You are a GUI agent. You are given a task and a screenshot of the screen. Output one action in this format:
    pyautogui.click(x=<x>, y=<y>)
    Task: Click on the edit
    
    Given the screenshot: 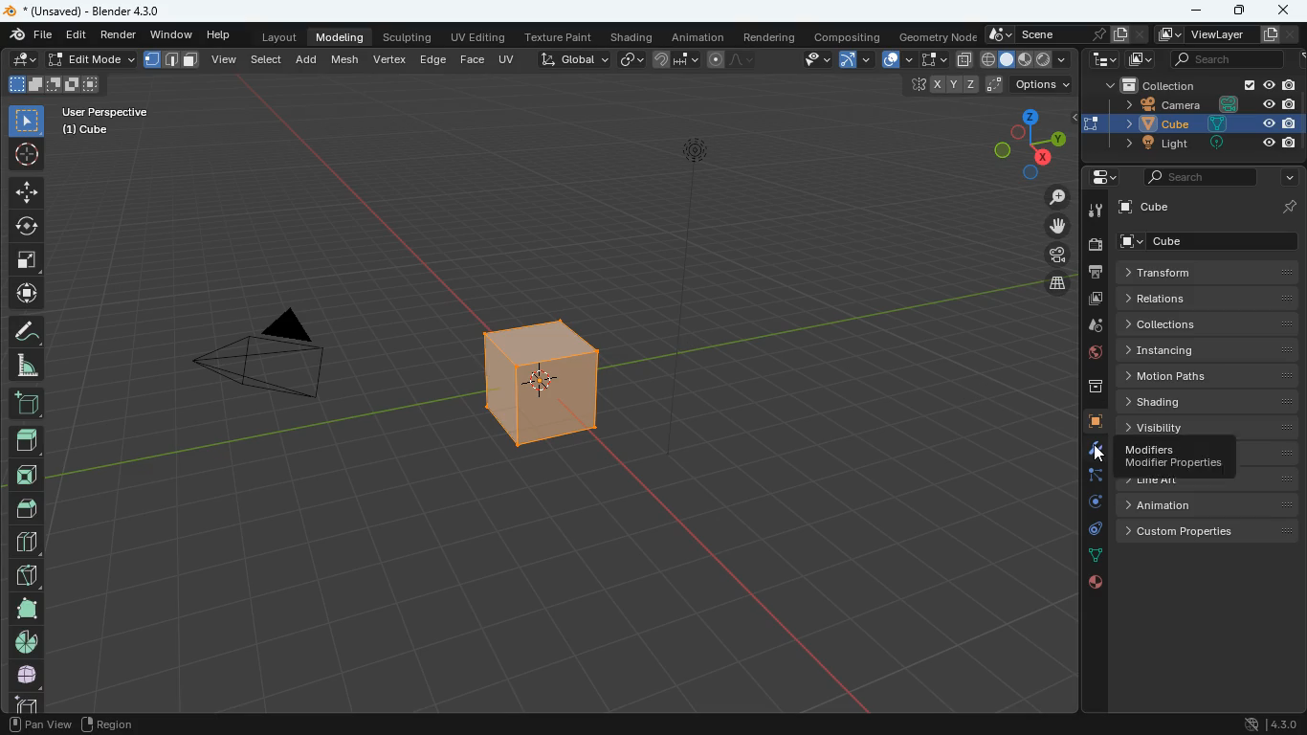 What is the action you would take?
    pyautogui.click(x=76, y=34)
    